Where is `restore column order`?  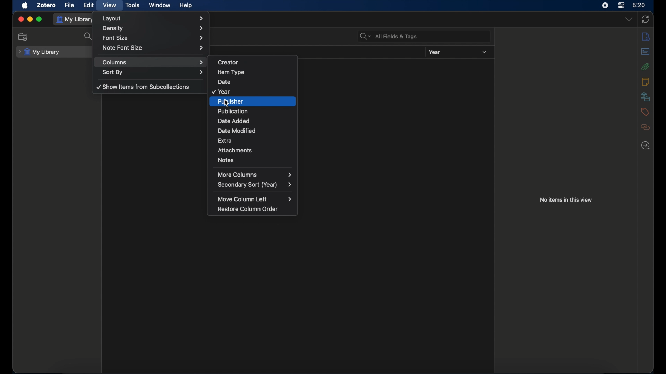 restore column order is located at coordinates (250, 209).